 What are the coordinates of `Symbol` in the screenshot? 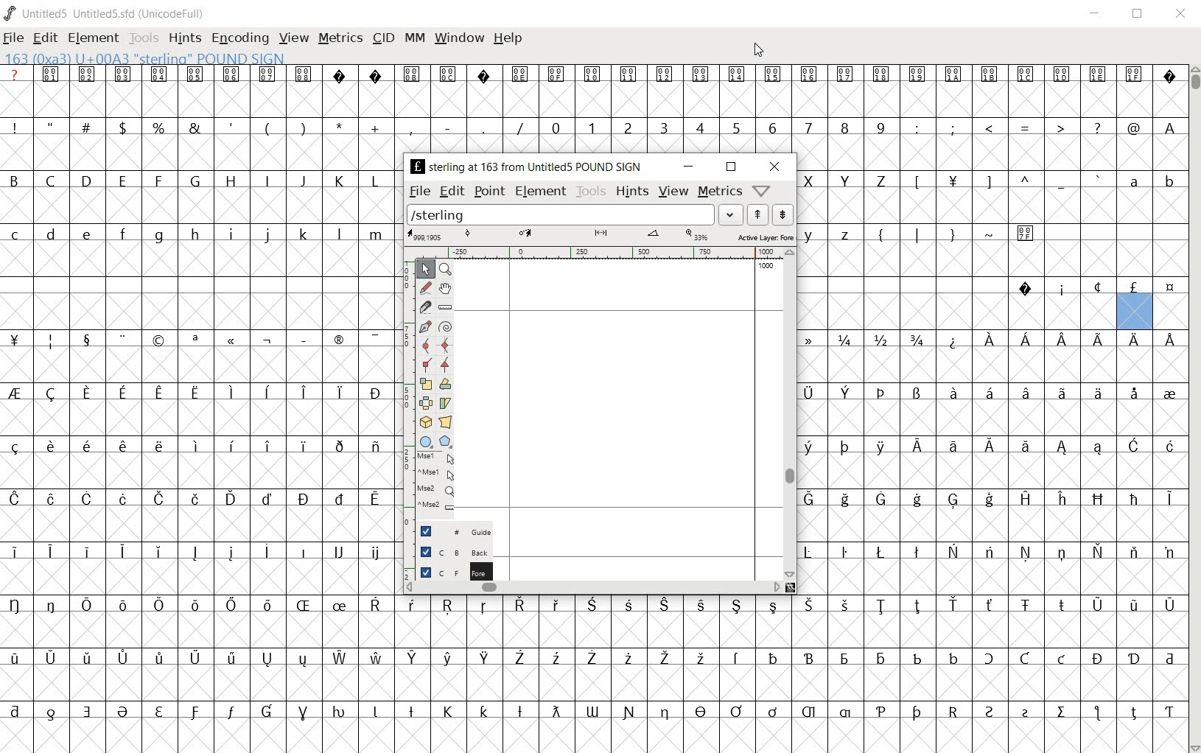 It's located at (810, 713).